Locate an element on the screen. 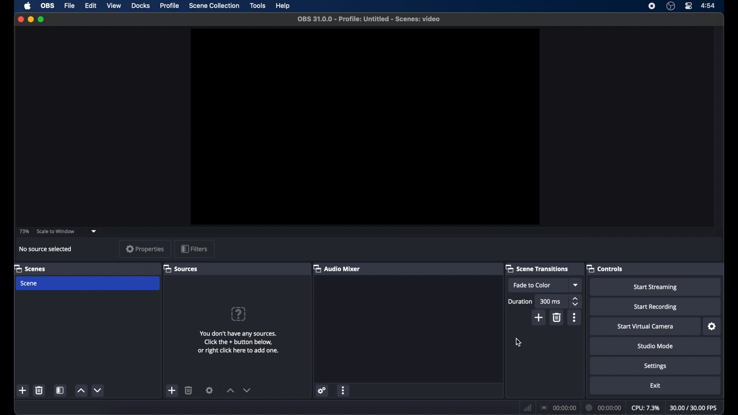  no source selected is located at coordinates (45, 249).